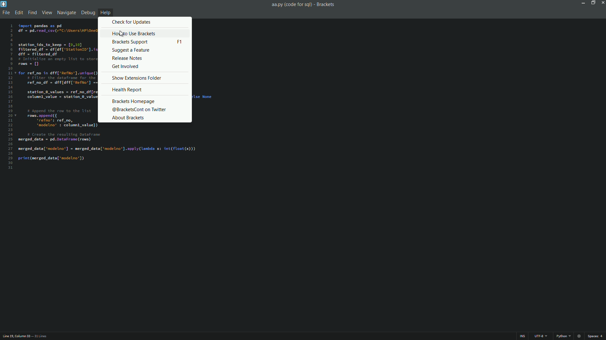  I want to click on get involved, so click(131, 66).